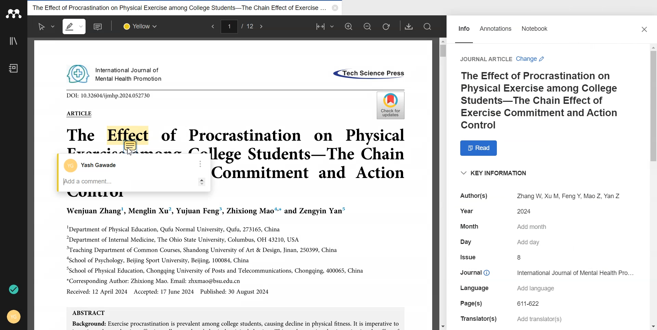  I want to click on Read, so click(482, 148).